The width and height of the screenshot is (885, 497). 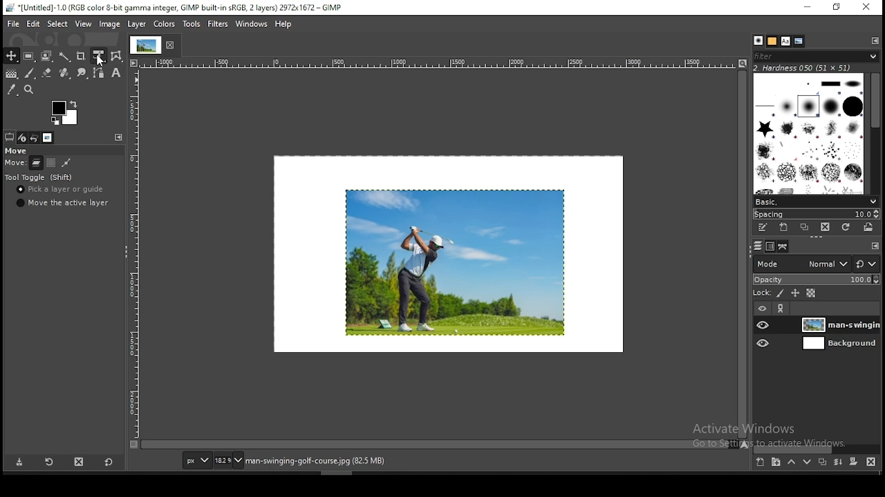 What do you see at coordinates (868, 227) in the screenshot?
I see `open brush as image` at bounding box center [868, 227].